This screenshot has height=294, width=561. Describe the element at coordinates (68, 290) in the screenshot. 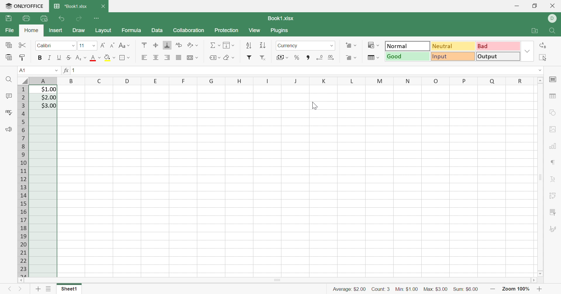

I see `Sheet1` at that location.